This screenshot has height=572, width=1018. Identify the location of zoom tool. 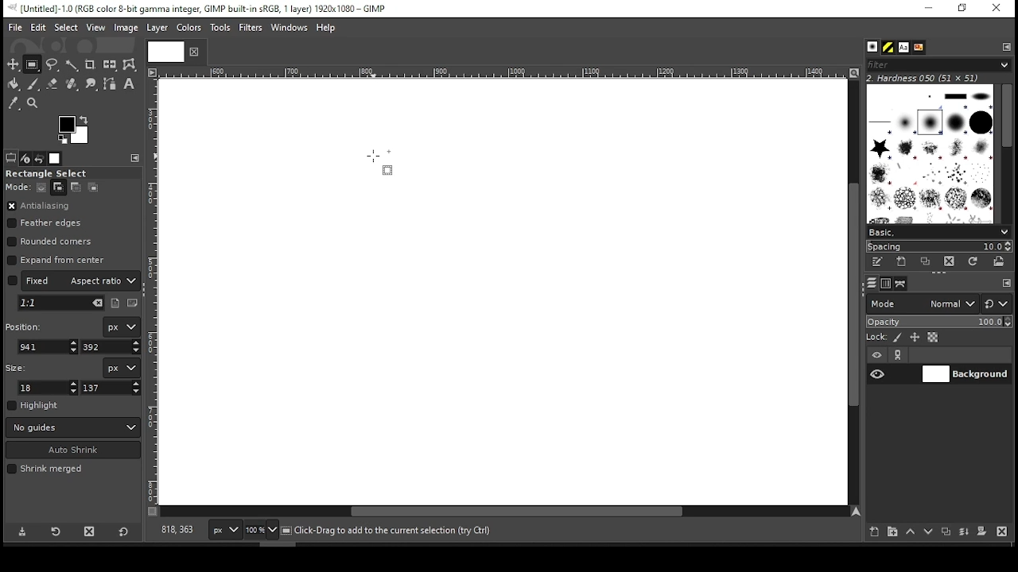
(33, 104).